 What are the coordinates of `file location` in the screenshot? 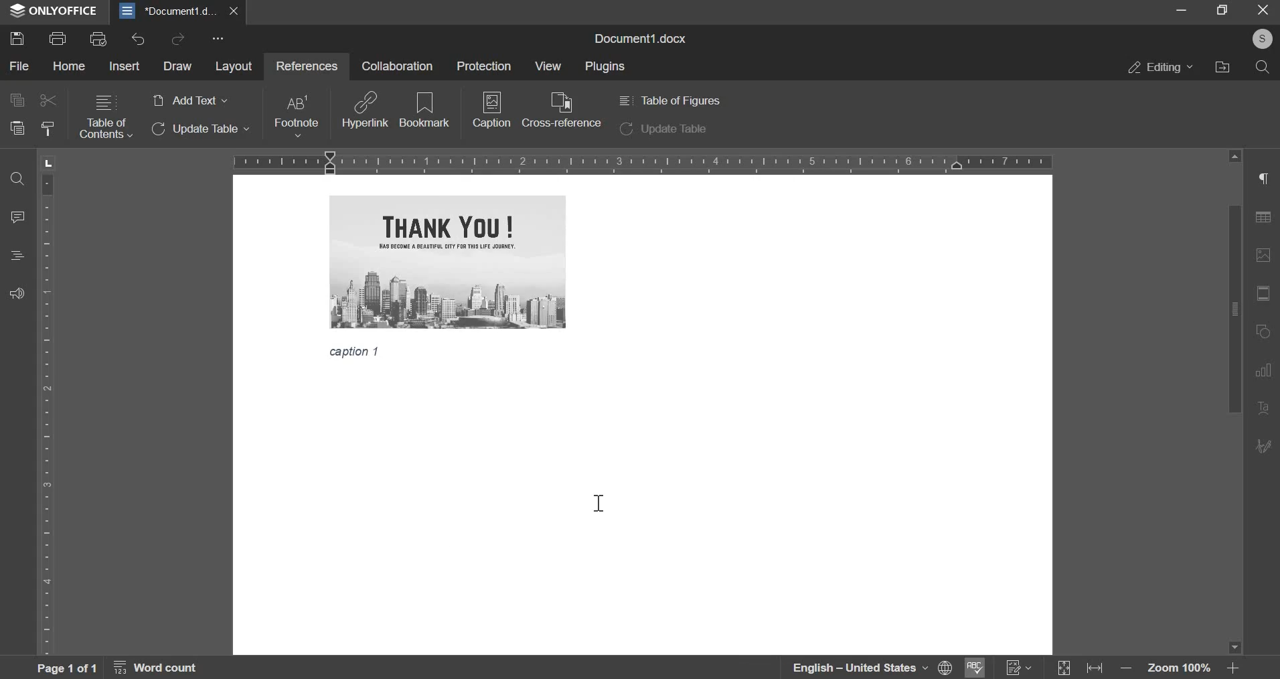 It's located at (1222, 66).